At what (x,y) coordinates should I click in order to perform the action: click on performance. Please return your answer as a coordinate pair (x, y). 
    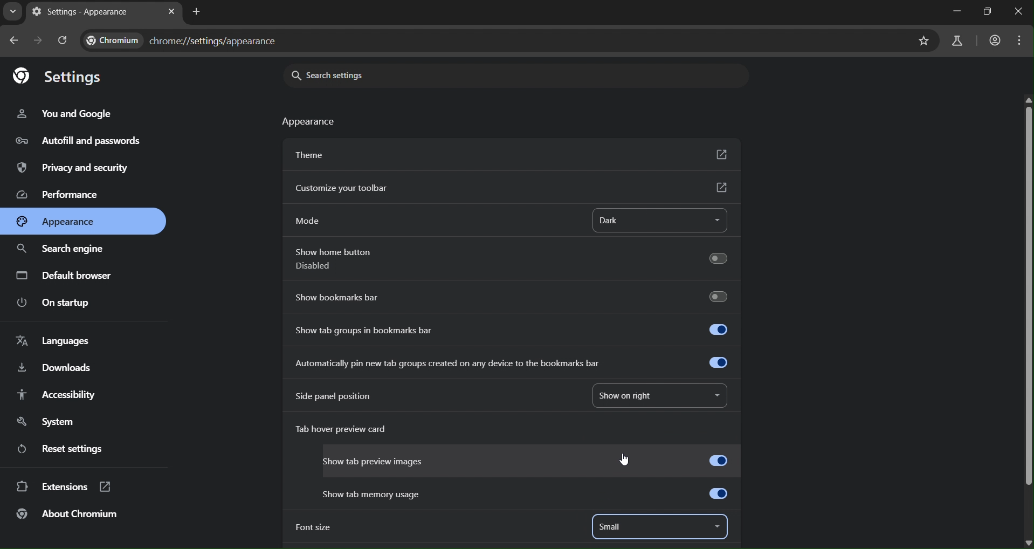
    Looking at the image, I should click on (58, 194).